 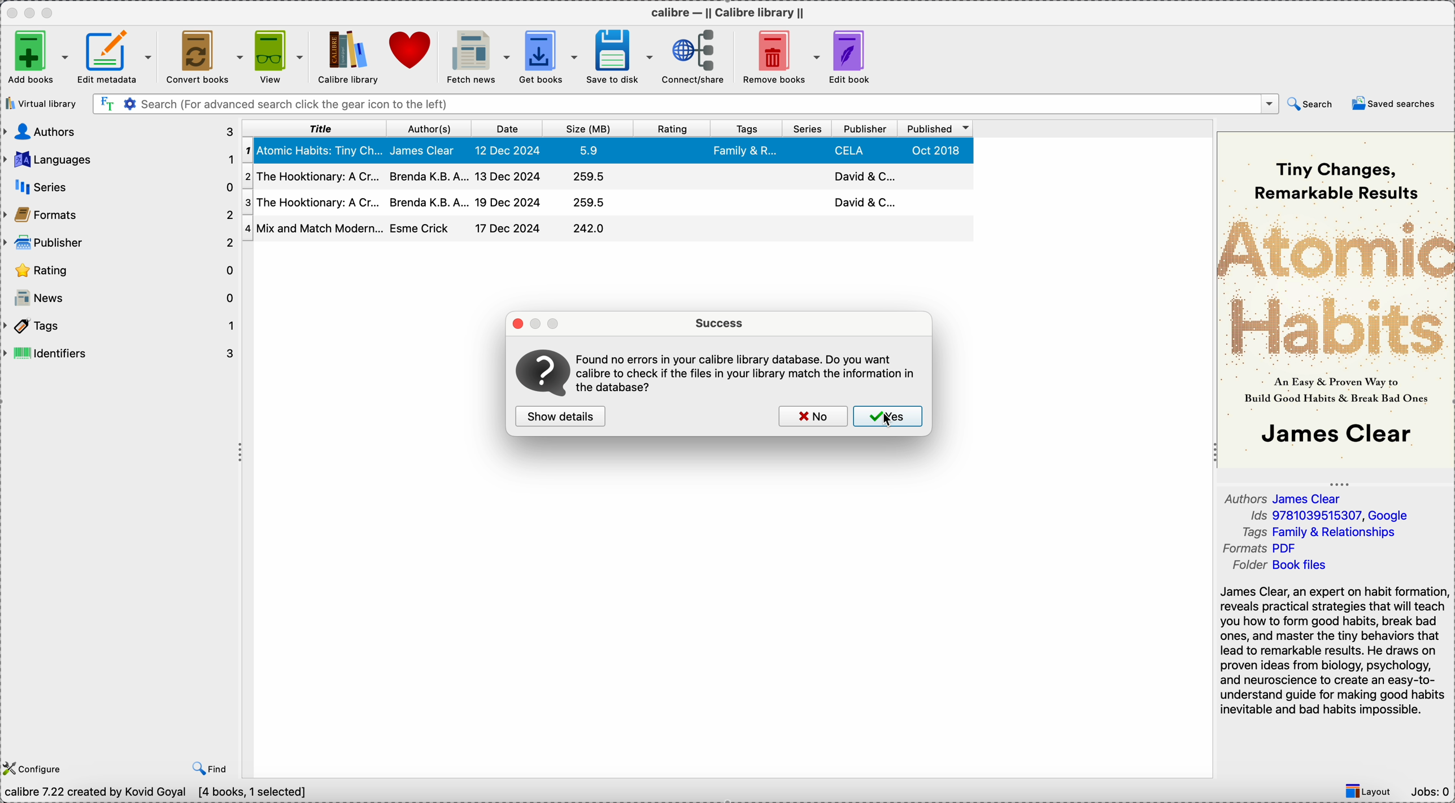 I want to click on layout, so click(x=1372, y=791).